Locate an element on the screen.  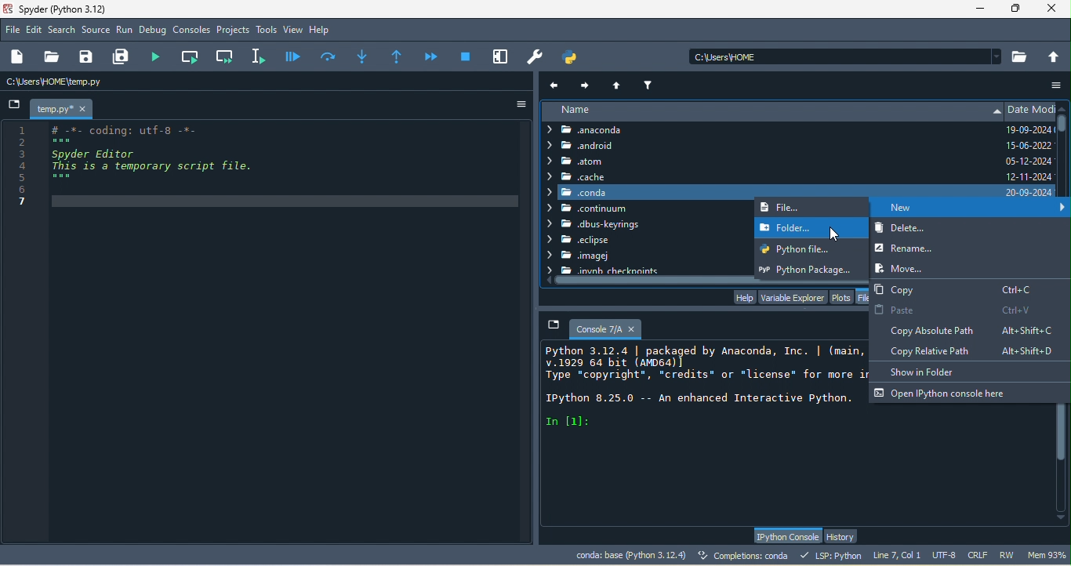
temp is located at coordinates (63, 109).